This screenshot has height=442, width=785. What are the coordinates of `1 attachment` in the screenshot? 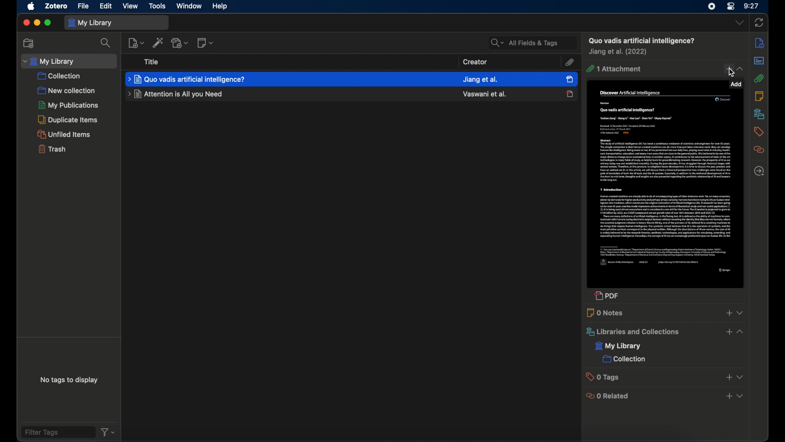 It's located at (614, 69).